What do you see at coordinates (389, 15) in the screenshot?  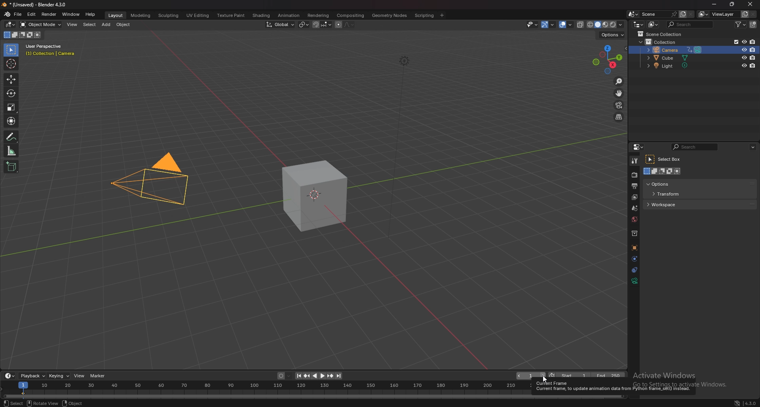 I see `geometry nodes` at bounding box center [389, 15].